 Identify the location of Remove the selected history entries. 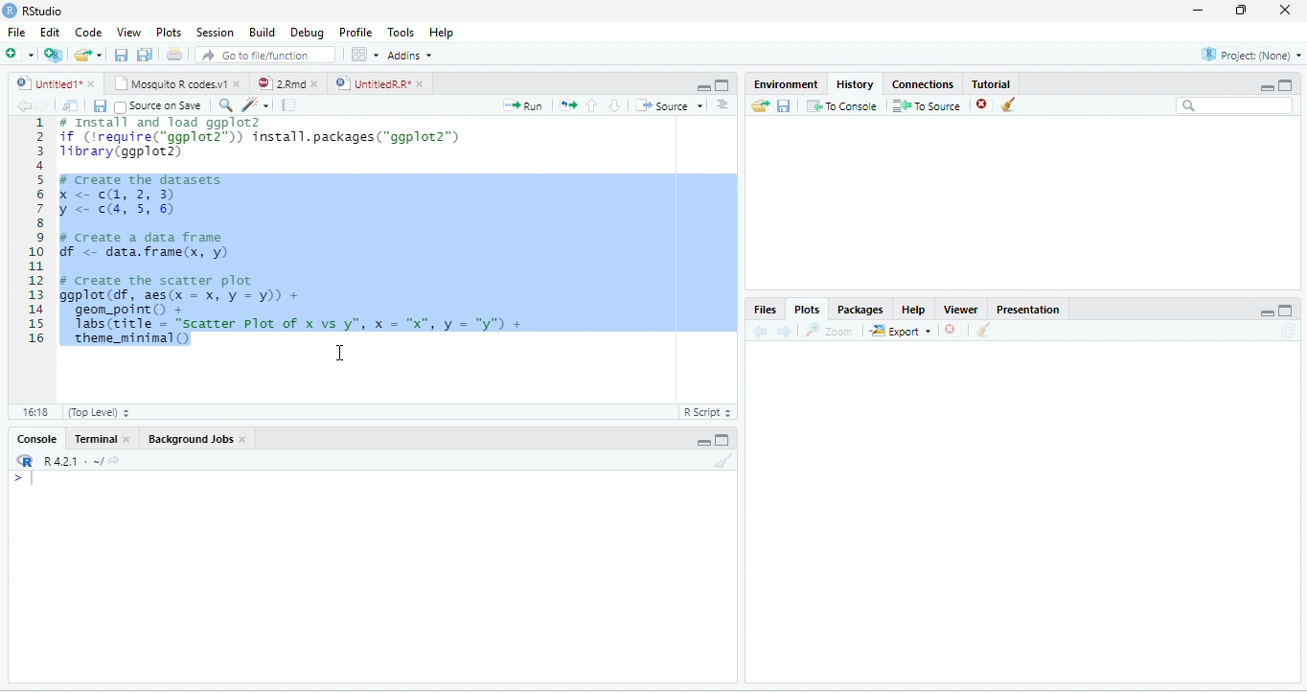
(984, 105).